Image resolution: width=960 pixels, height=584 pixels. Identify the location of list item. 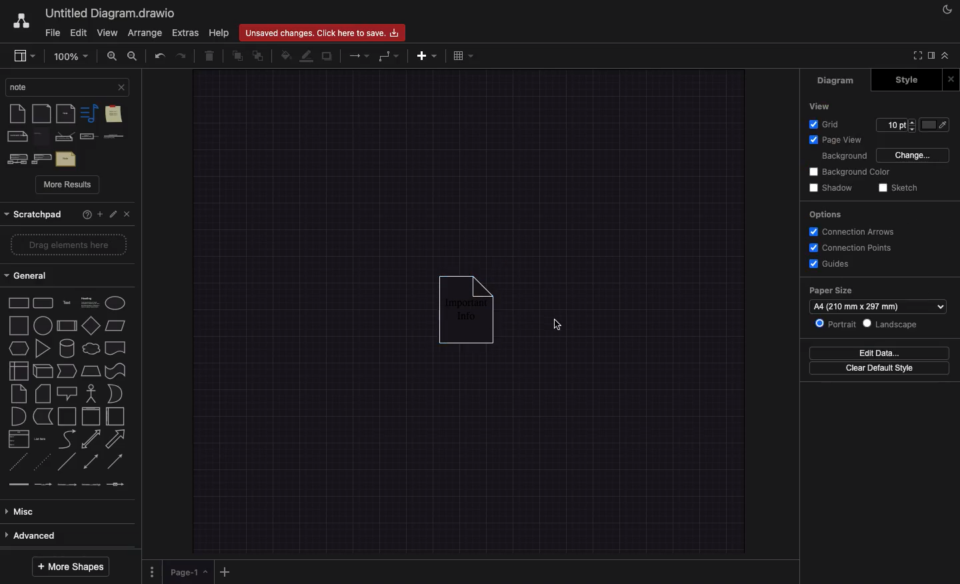
(41, 440).